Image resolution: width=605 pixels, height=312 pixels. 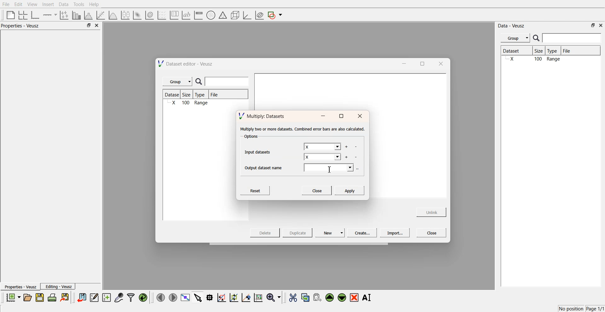 What do you see at coordinates (330, 170) in the screenshot?
I see `cursor` at bounding box center [330, 170].